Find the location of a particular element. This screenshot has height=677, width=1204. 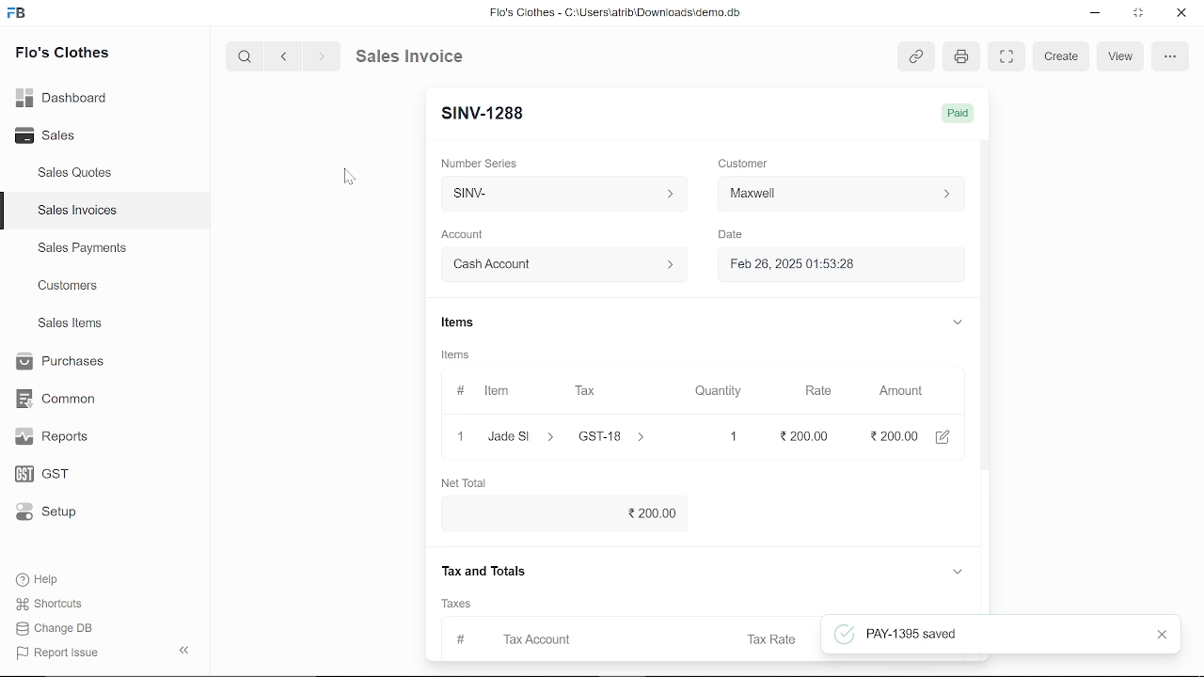

Tax Account is located at coordinates (565, 638).